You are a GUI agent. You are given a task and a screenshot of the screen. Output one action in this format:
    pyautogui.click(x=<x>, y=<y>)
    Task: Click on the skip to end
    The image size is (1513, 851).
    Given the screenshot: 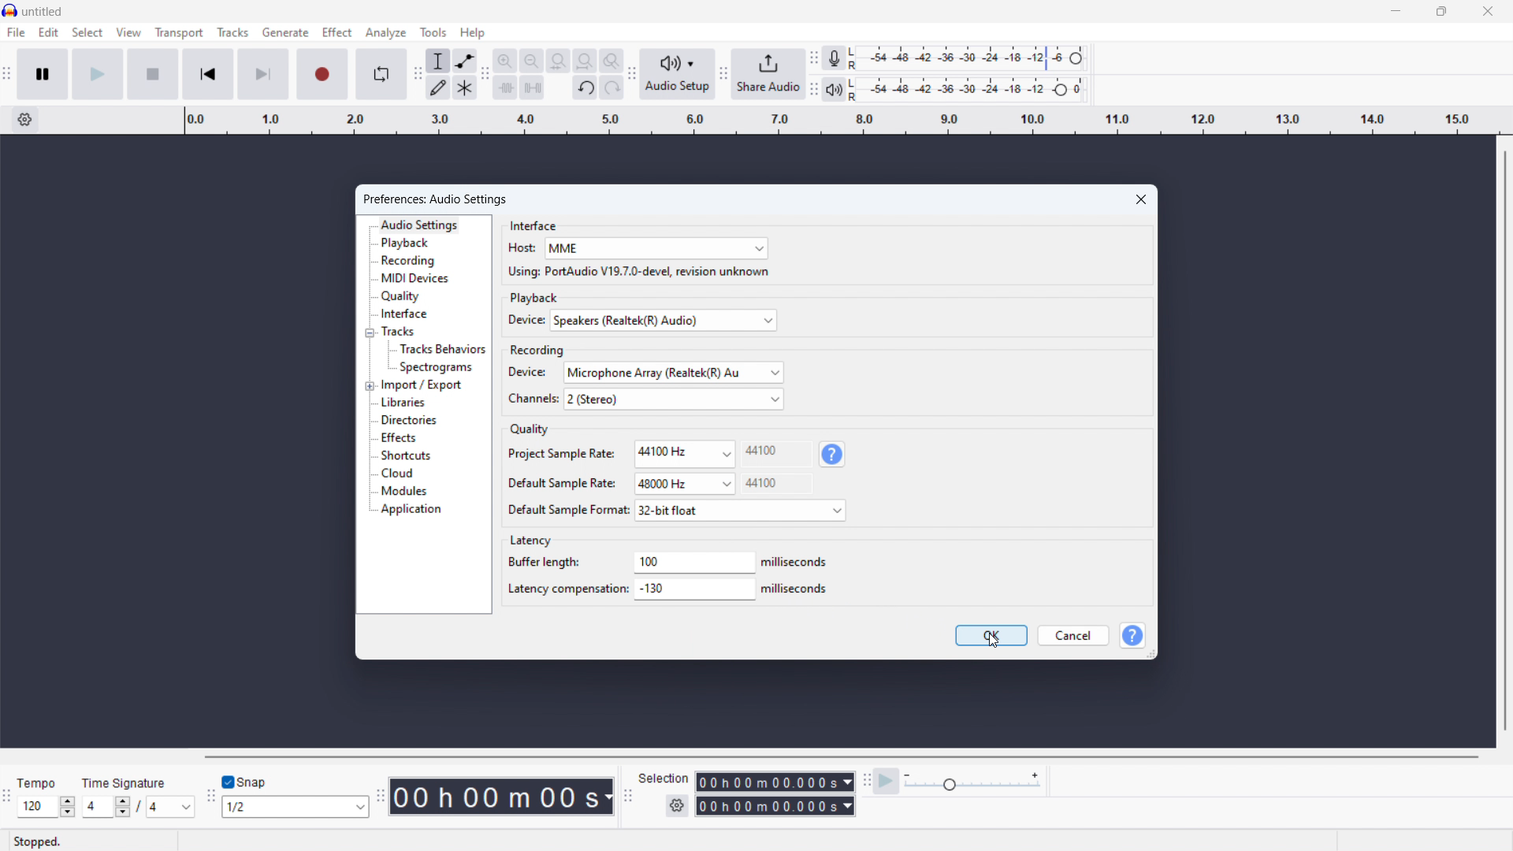 What is the action you would take?
    pyautogui.click(x=265, y=74)
    